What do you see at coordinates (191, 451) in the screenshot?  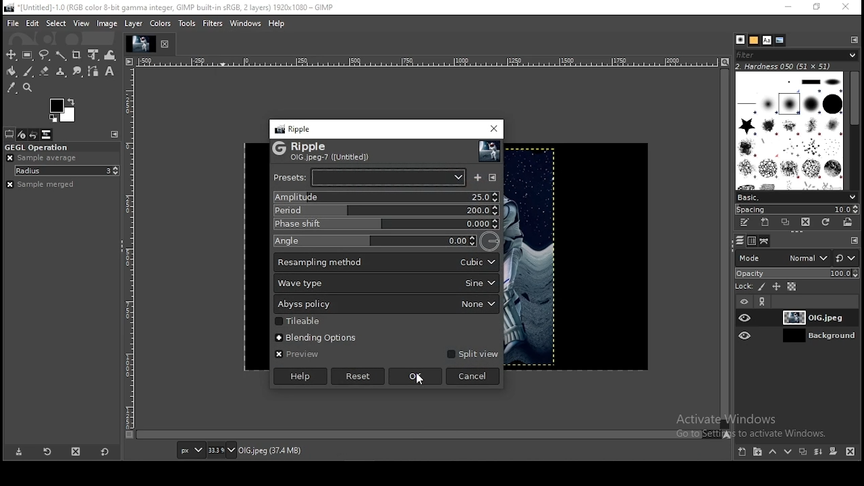 I see `units` at bounding box center [191, 451].